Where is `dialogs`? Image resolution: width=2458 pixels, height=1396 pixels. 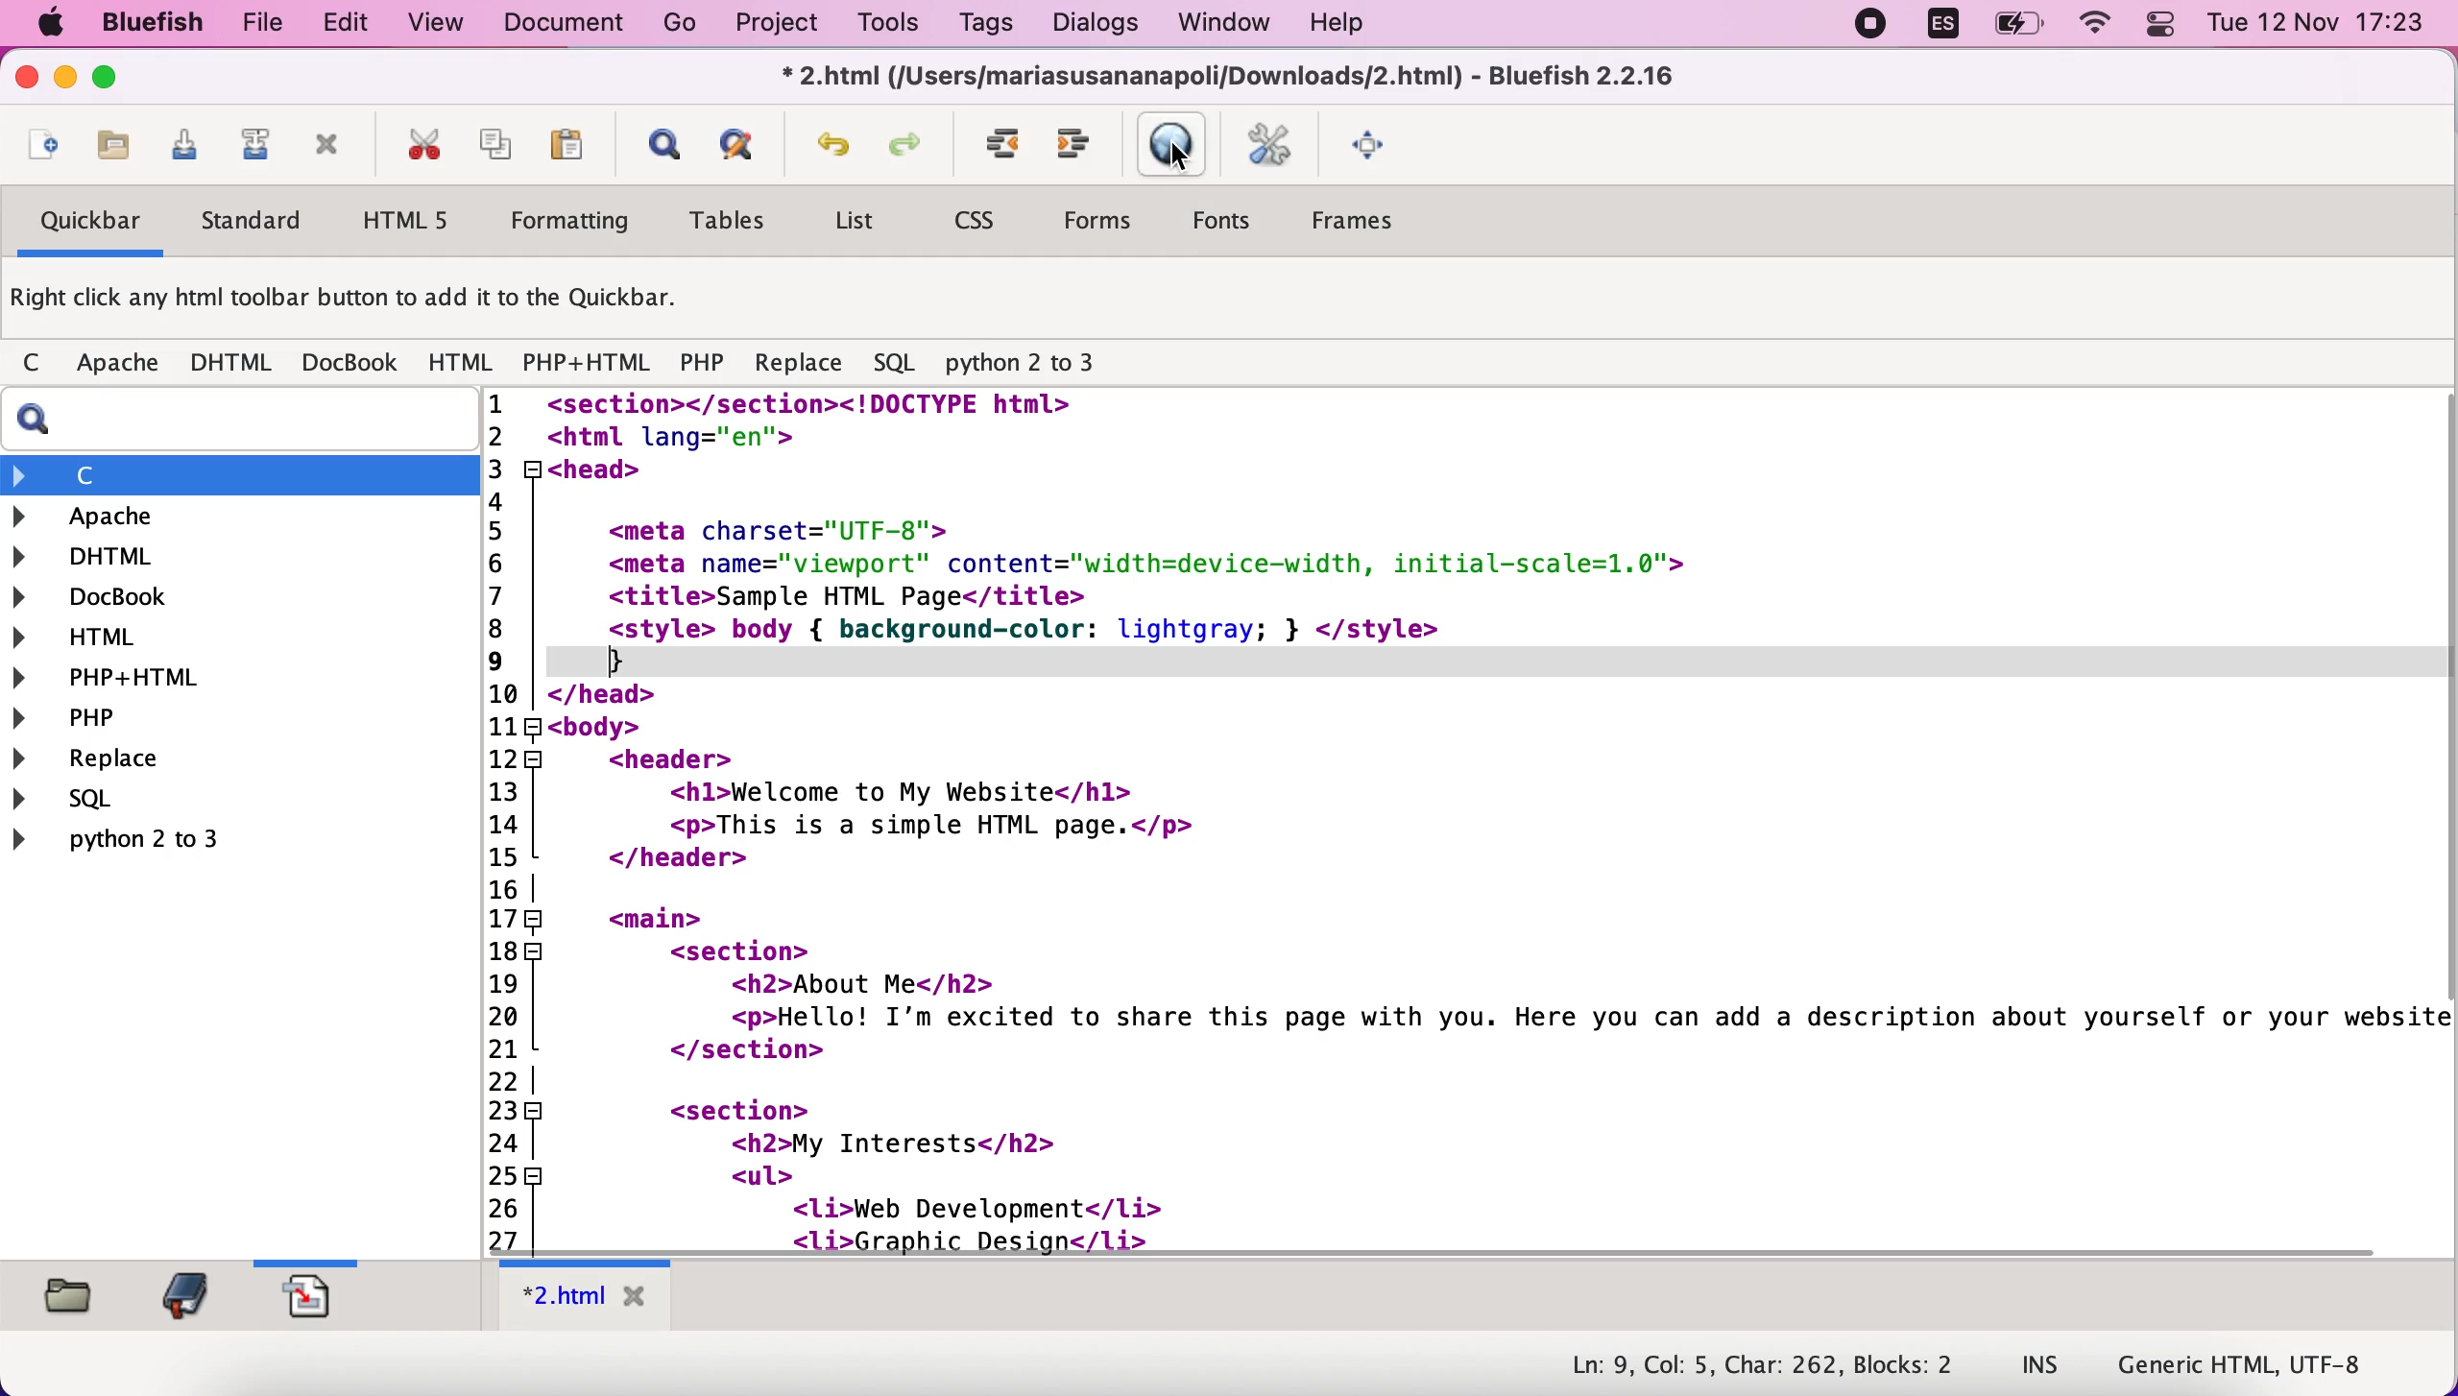 dialogs is located at coordinates (1094, 26).